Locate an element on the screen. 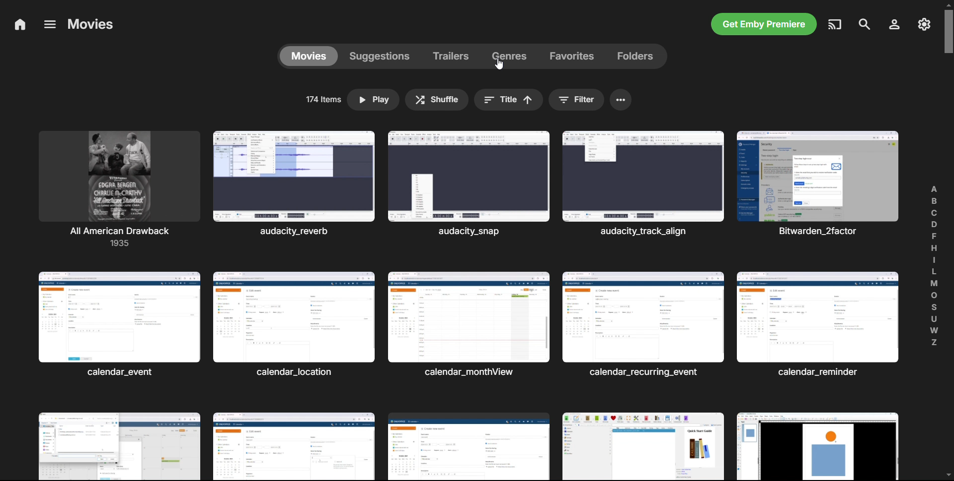  play on another device is located at coordinates (836, 24).